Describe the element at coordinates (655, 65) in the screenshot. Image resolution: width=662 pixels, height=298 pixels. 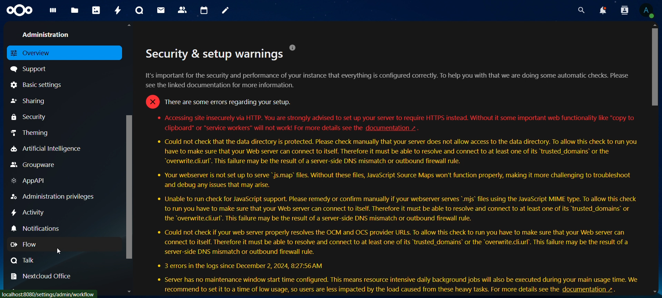
I see `scrollbar` at that location.